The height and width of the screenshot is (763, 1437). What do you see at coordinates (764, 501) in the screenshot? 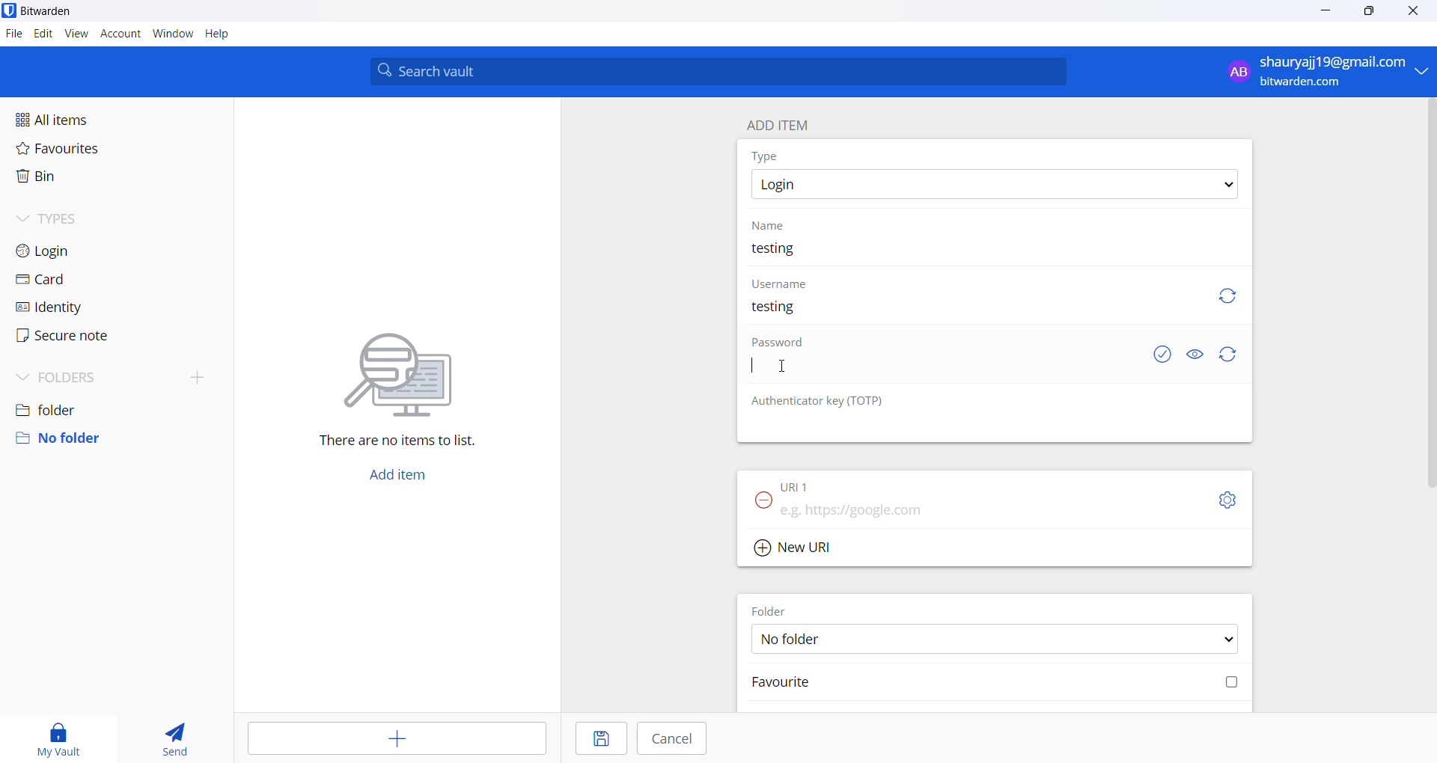
I see `remove URL` at bounding box center [764, 501].